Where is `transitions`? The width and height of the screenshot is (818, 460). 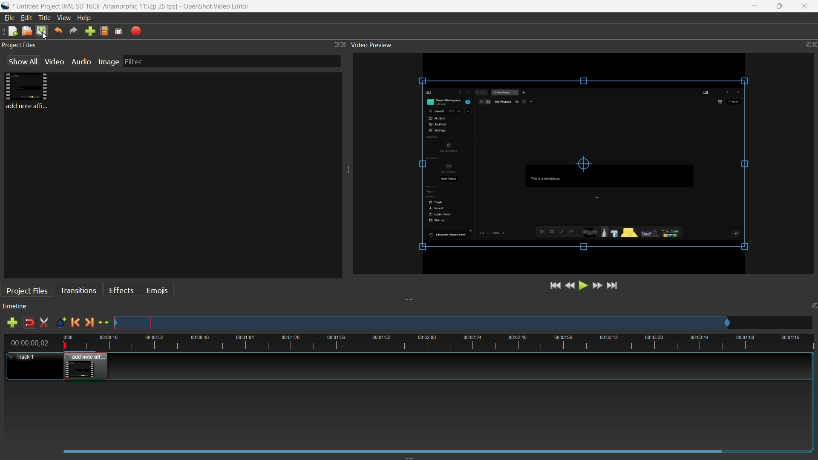
transitions is located at coordinates (78, 291).